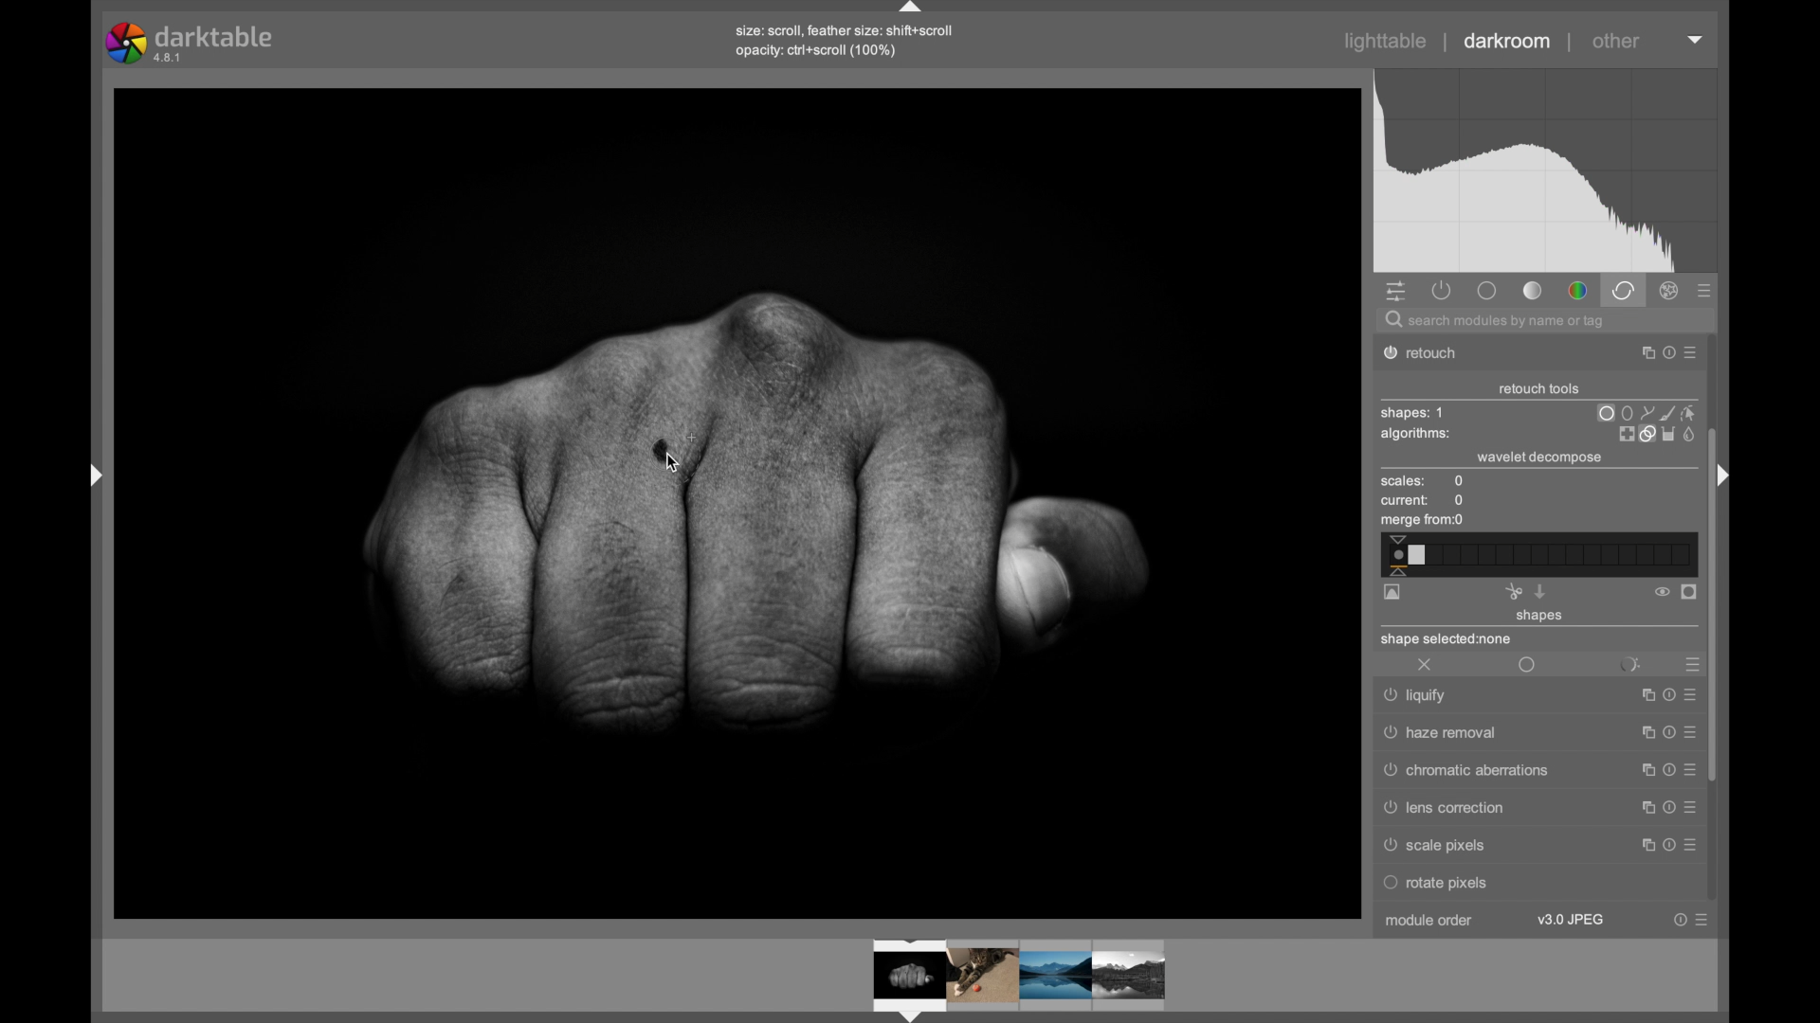 The width and height of the screenshot is (1820, 1023). I want to click on tone, so click(1534, 291).